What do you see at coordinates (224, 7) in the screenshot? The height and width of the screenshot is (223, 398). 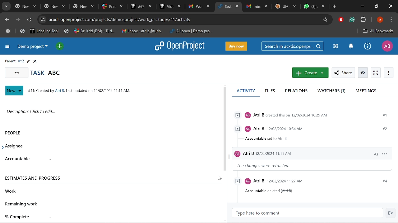 I see `Current tab` at bounding box center [224, 7].